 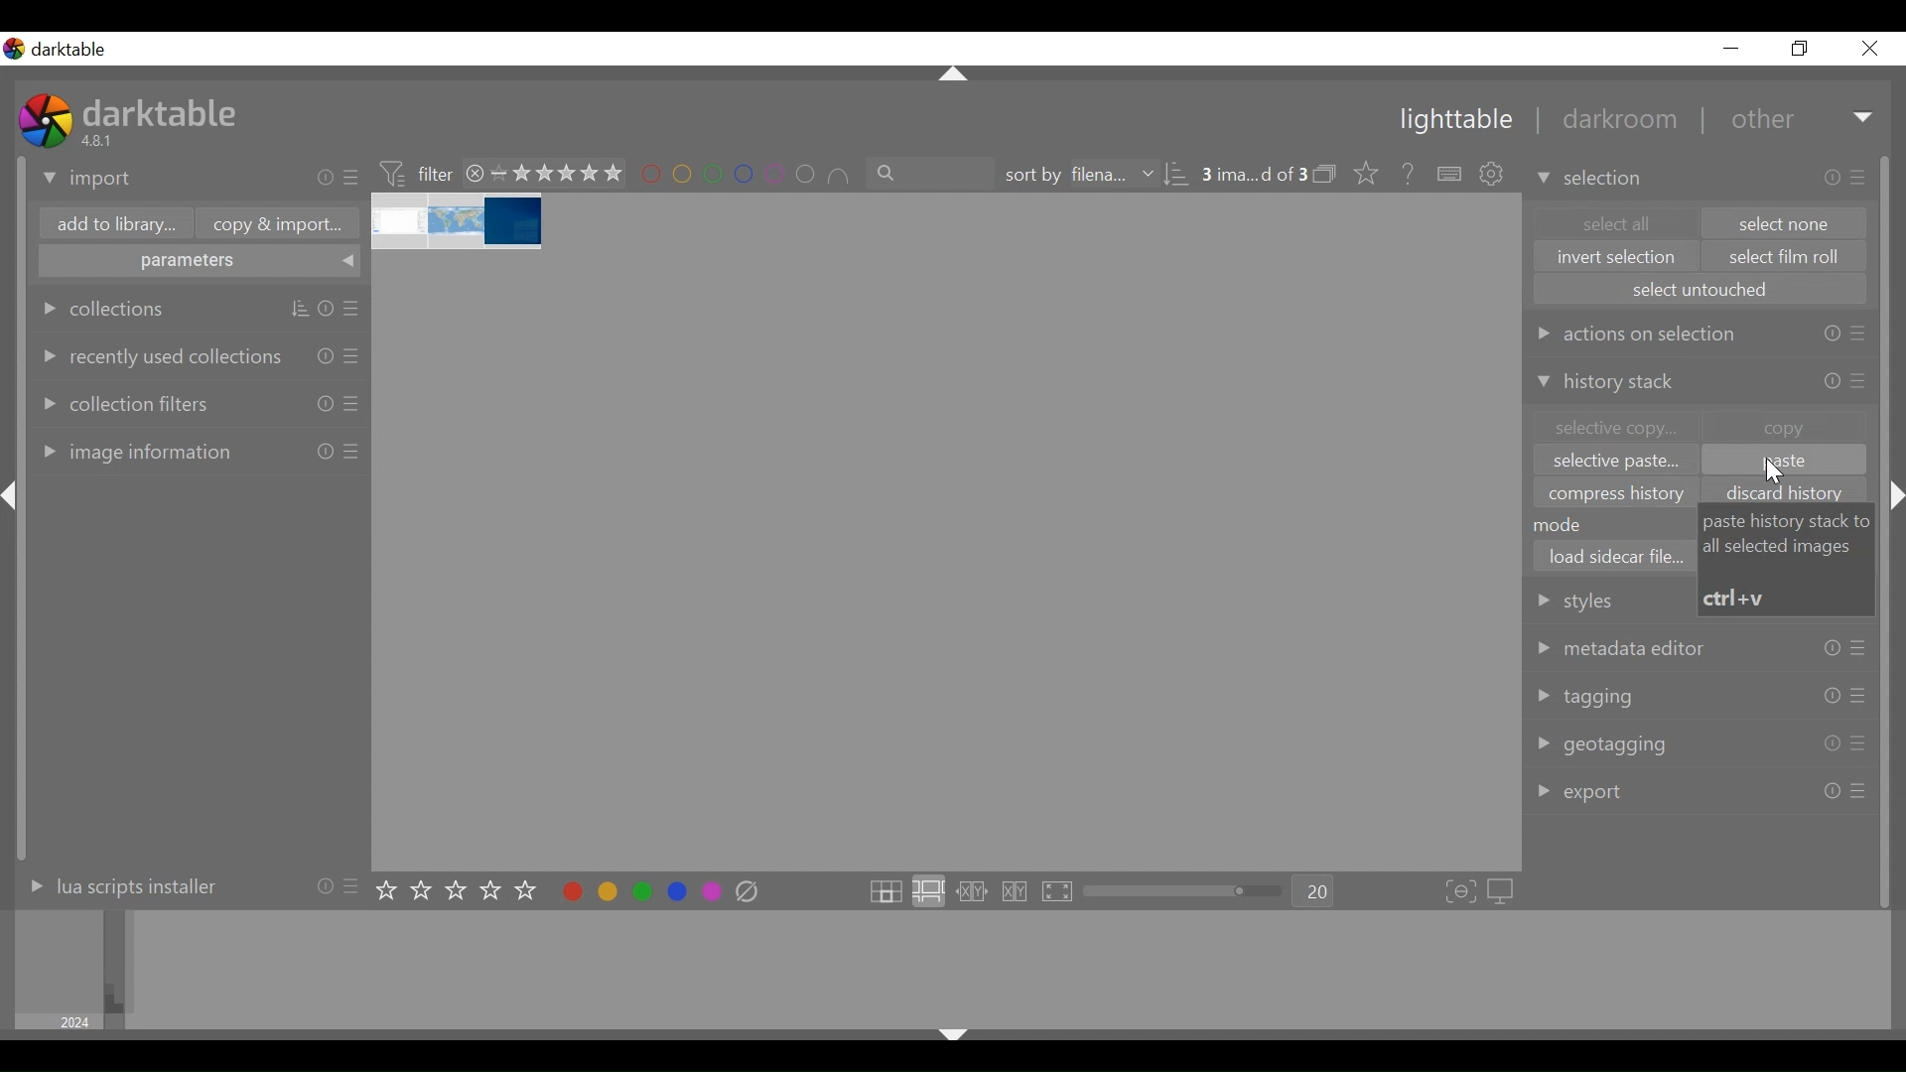 I want to click on filter, so click(x=415, y=172).